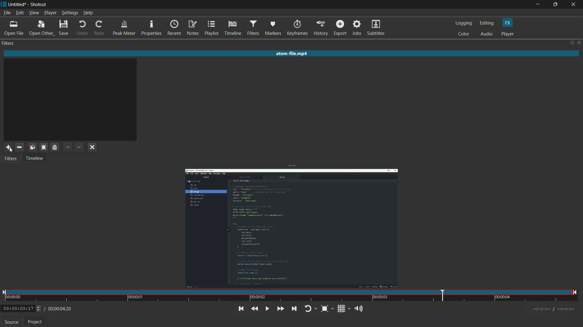 This screenshot has width=583, height=327. What do you see at coordinates (32, 147) in the screenshot?
I see `copy checked filter` at bounding box center [32, 147].